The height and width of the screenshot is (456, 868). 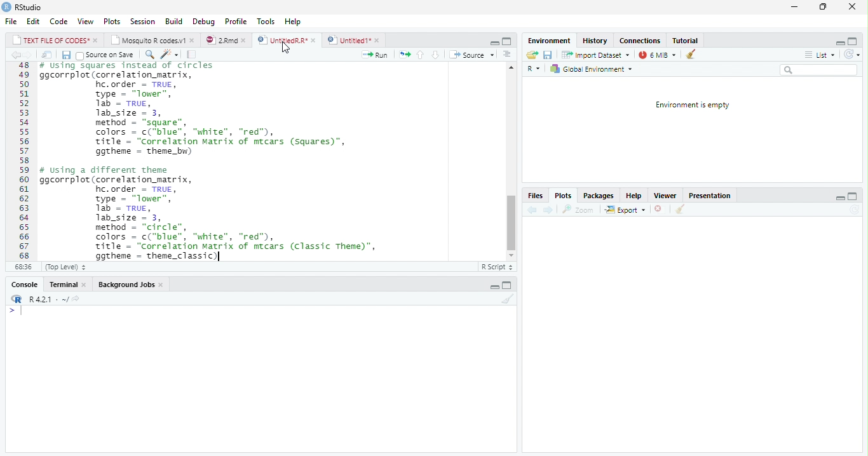 I want to click on go back, so click(x=531, y=211).